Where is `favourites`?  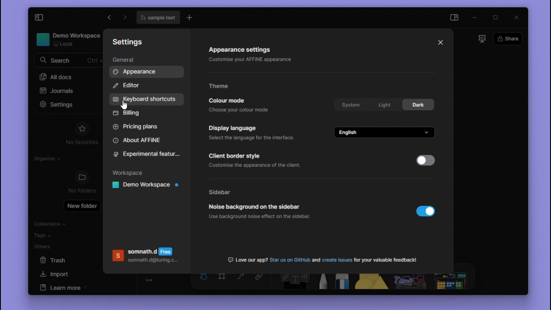
favourites is located at coordinates (82, 128).